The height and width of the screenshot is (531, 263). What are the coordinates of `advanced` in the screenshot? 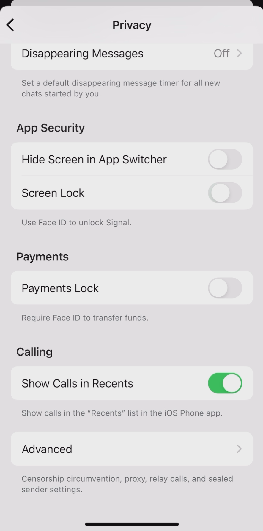 It's located at (130, 451).